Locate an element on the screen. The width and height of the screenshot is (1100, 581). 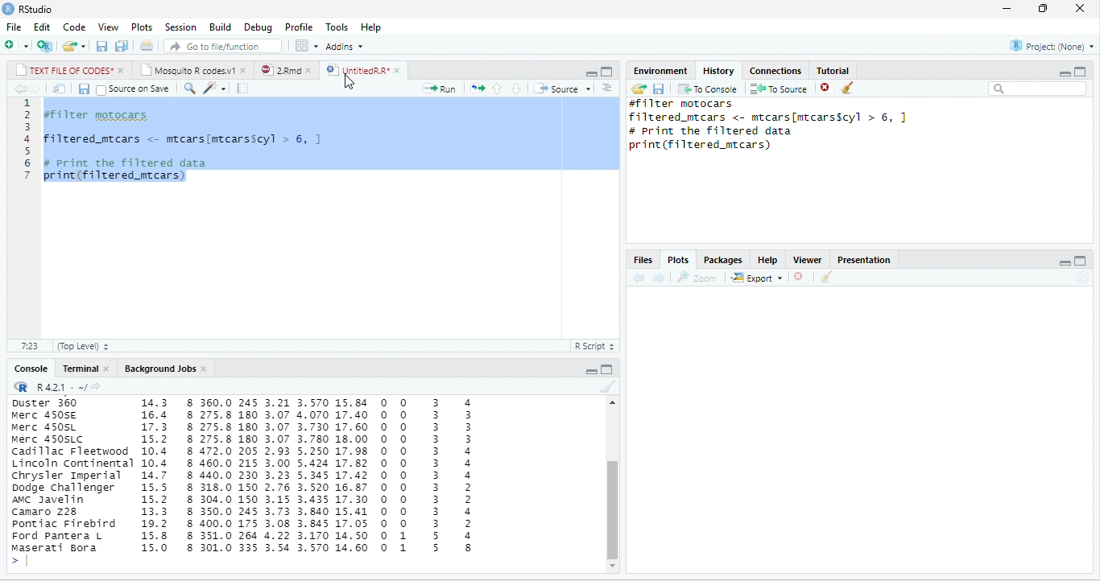
show in new window is located at coordinates (60, 89).